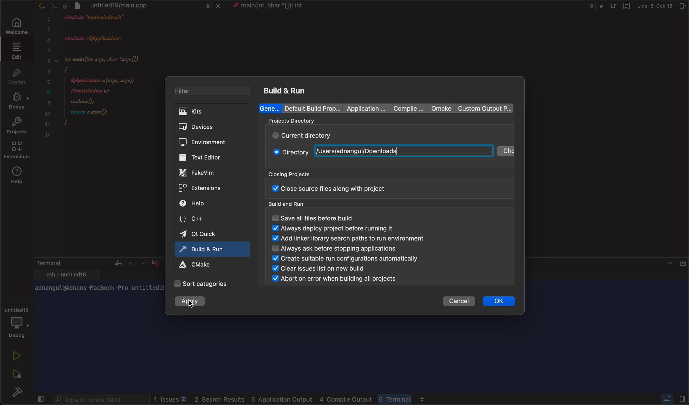 The height and width of the screenshot is (405, 689). I want to click on help, so click(197, 204).